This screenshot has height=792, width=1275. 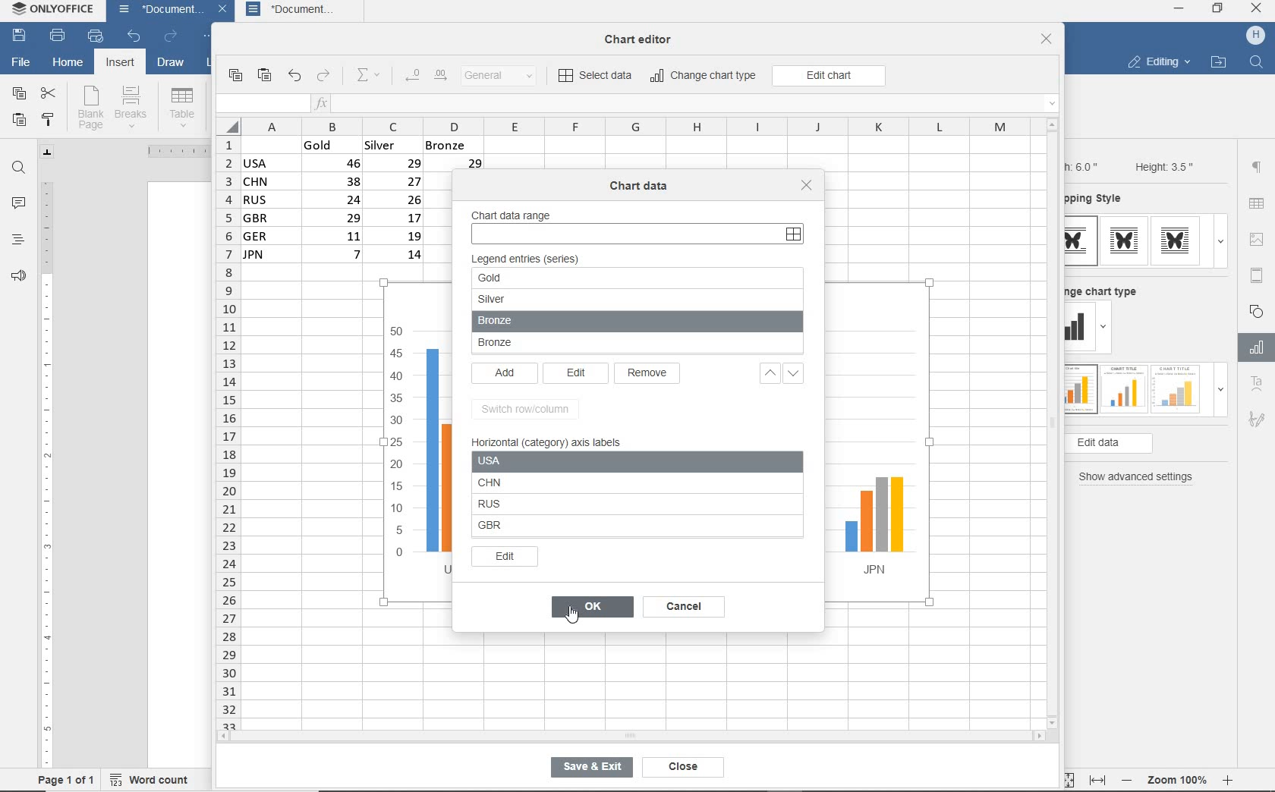 I want to click on restore down, so click(x=1218, y=10).